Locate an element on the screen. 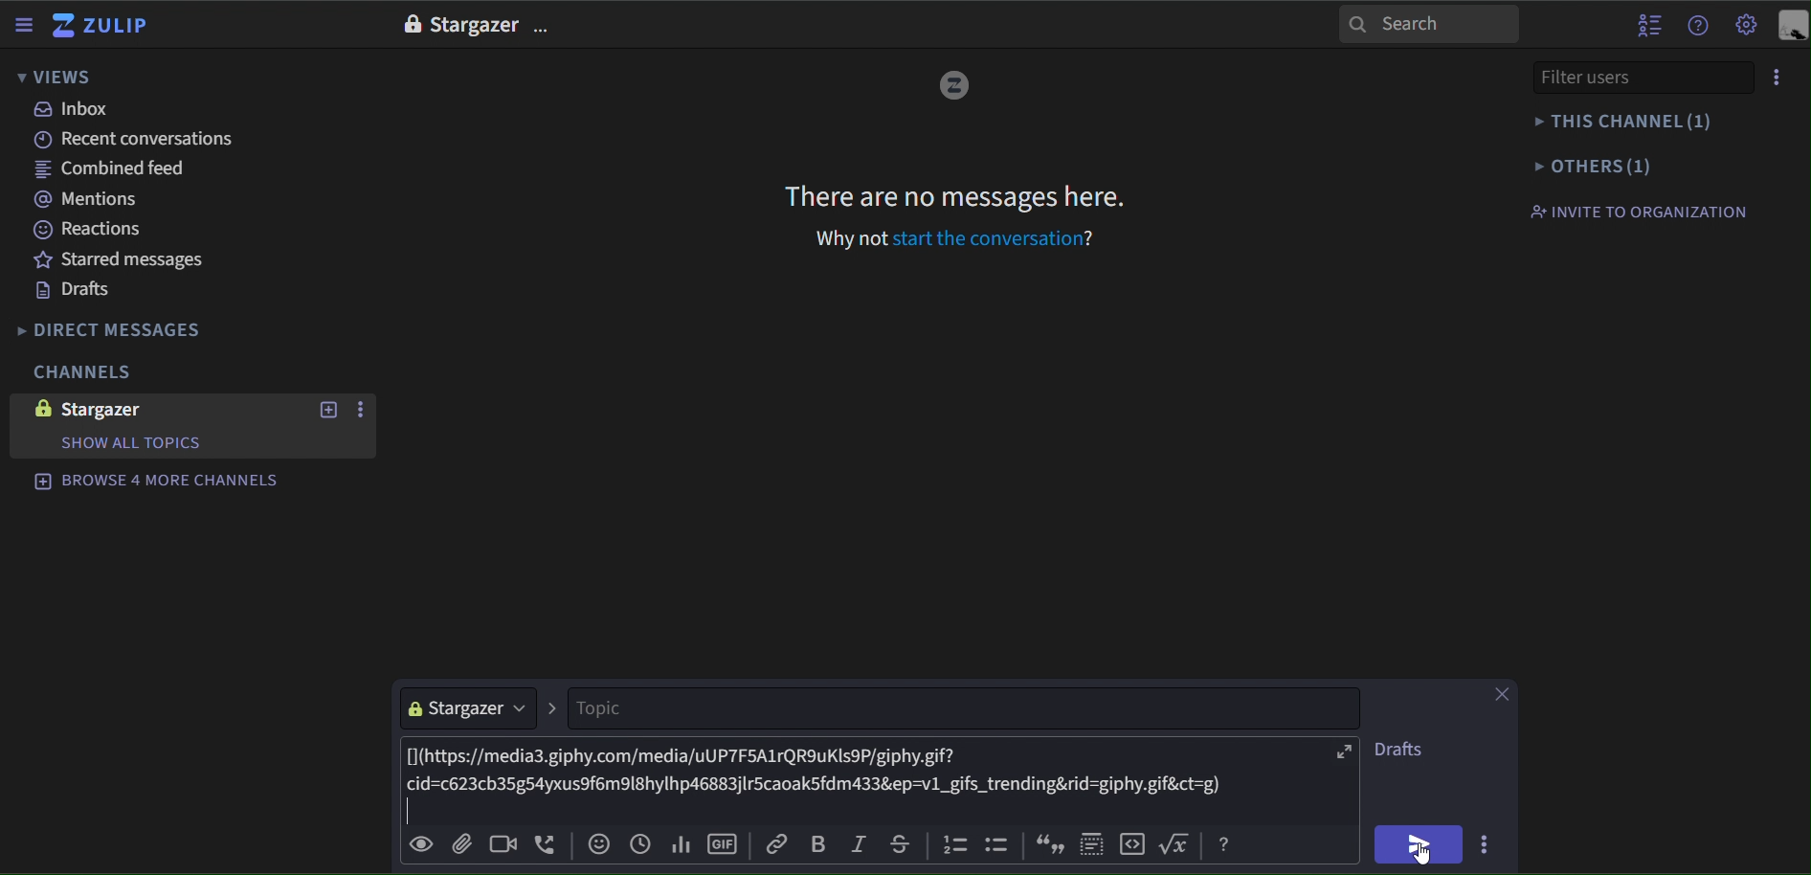 Image resolution: width=1811 pixels, height=875 pixels. icon is located at coordinates (1047, 844).